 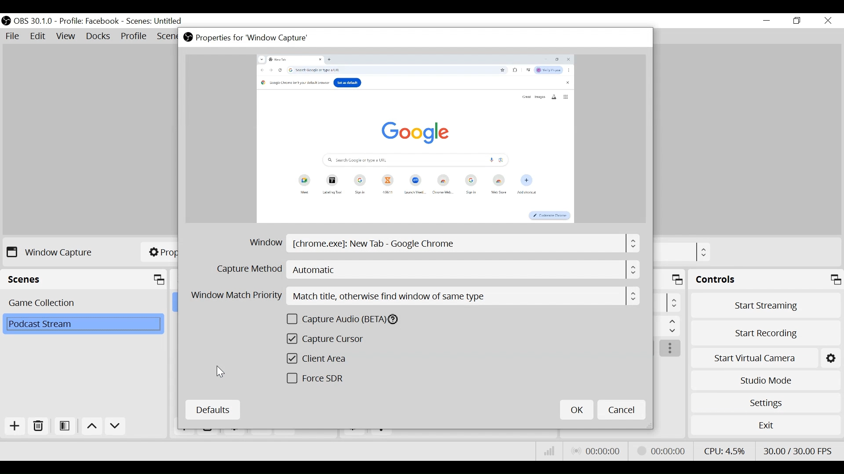 What do you see at coordinates (66, 36) in the screenshot?
I see `View` at bounding box center [66, 36].